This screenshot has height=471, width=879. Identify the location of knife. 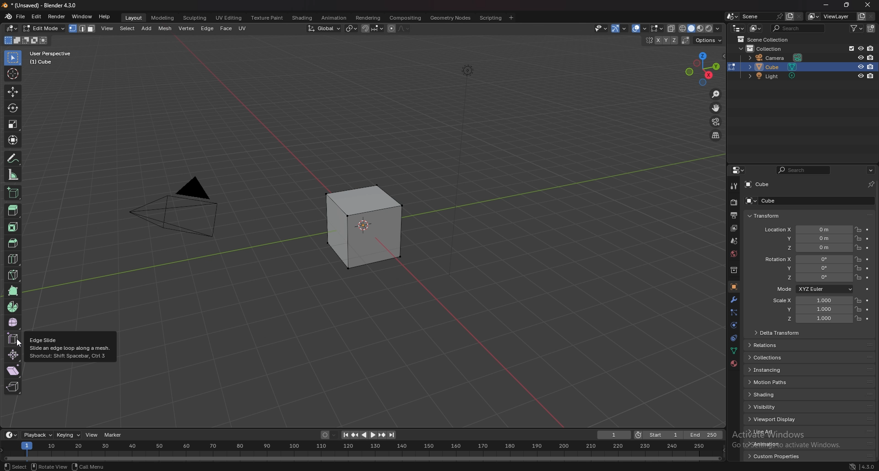
(13, 274).